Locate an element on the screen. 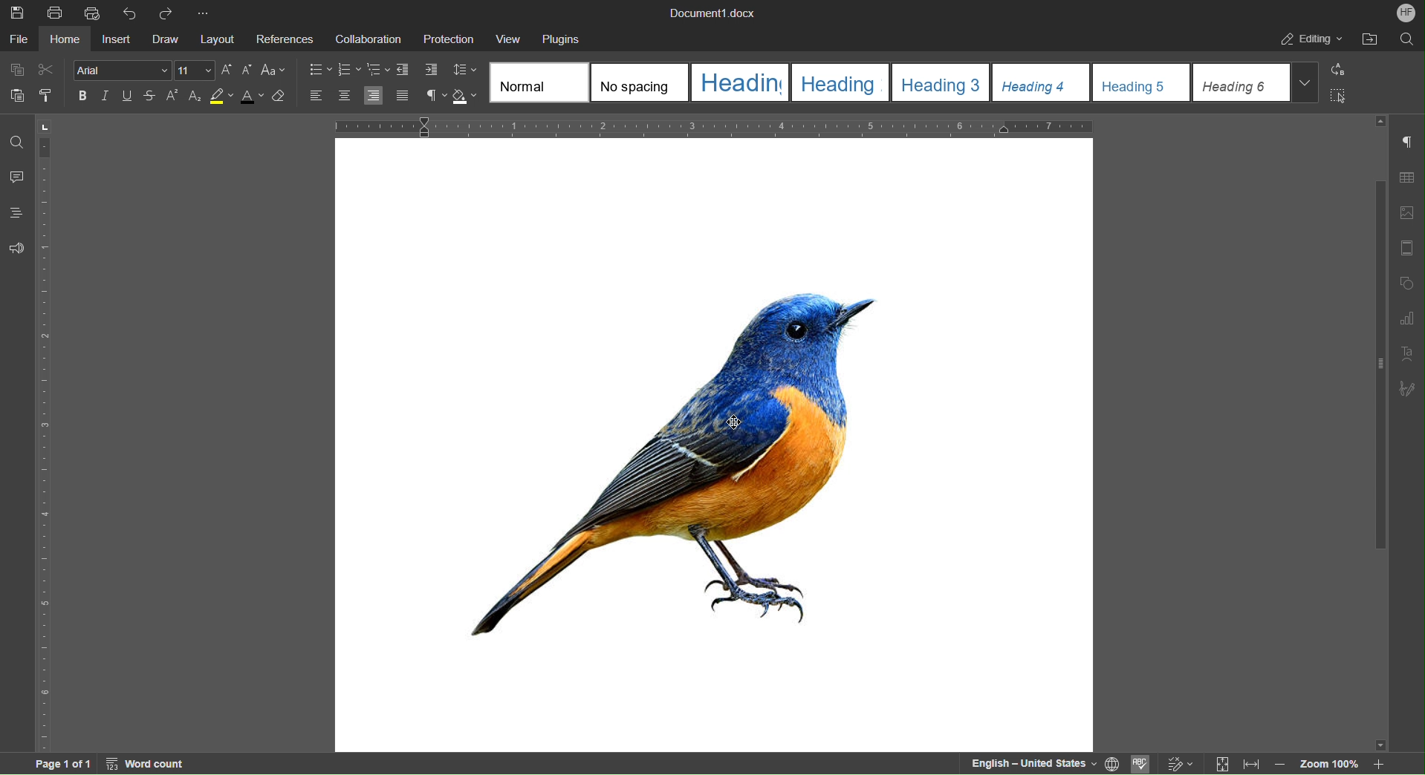  Subscript is located at coordinates (194, 97).